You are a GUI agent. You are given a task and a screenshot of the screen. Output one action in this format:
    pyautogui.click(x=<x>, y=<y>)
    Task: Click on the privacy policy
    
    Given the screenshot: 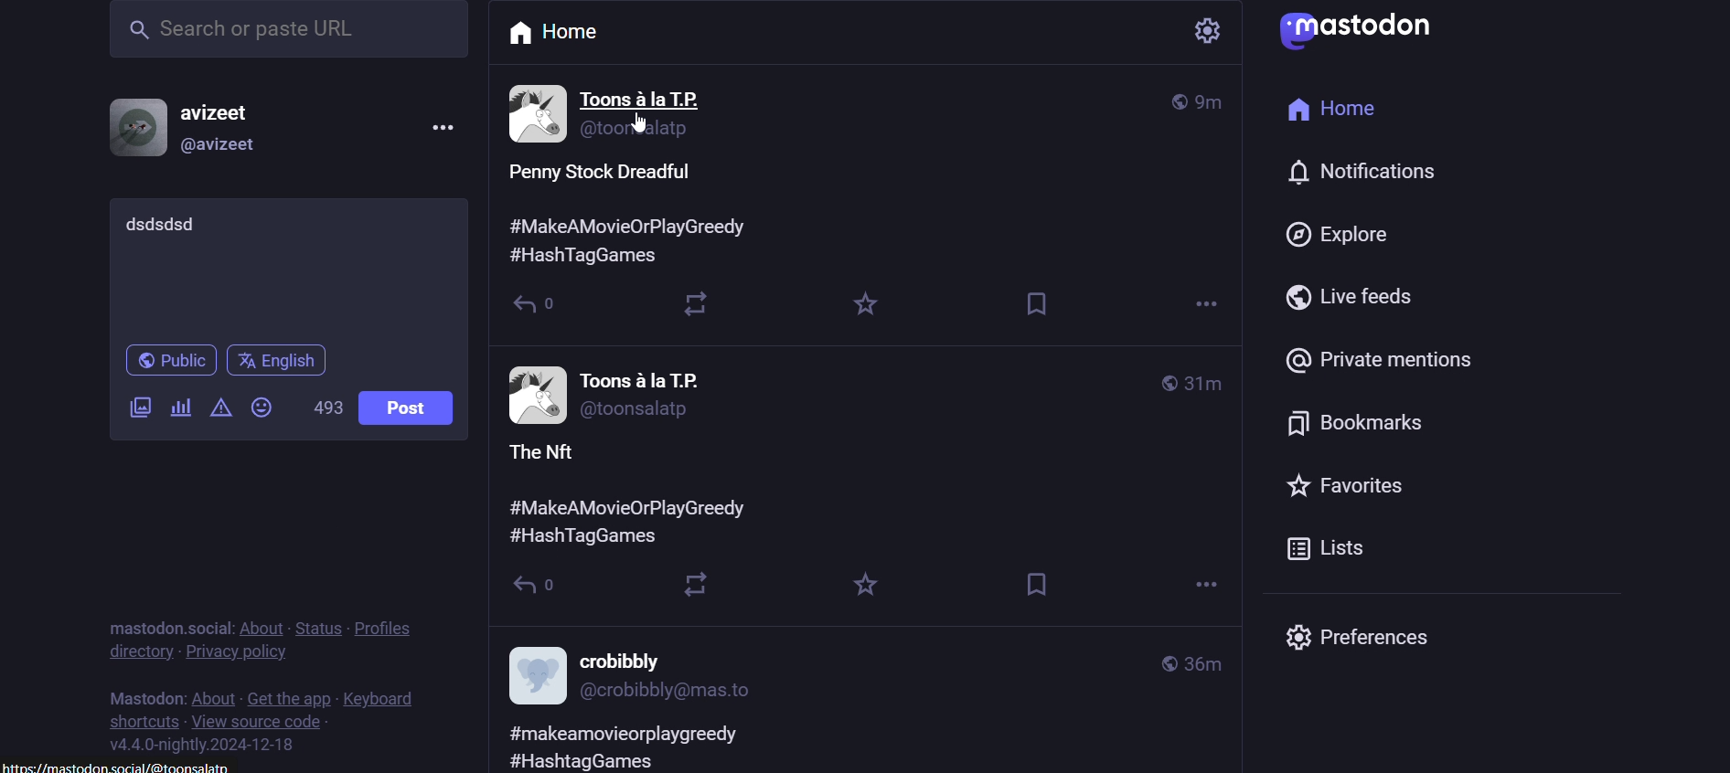 What is the action you would take?
    pyautogui.click(x=251, y=652)
    